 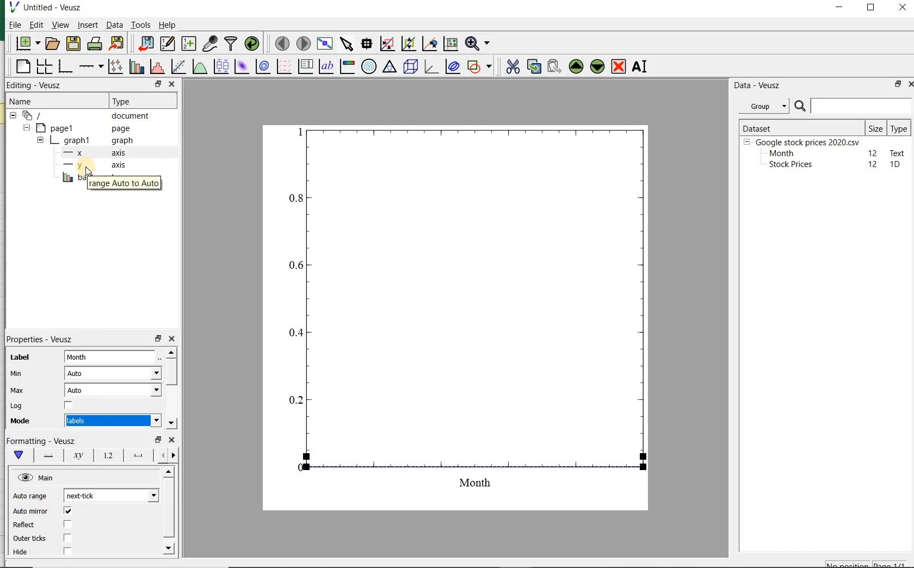 What do you see at coordinates (896, 165) in the screenshot?
I see `1D` at bounding box center [896, 165].